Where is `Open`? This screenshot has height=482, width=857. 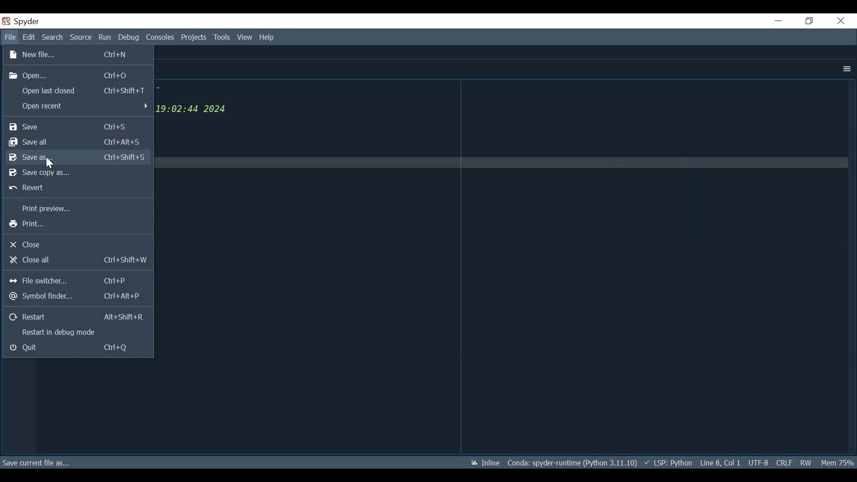
Open is located at coordinates (77, 75).